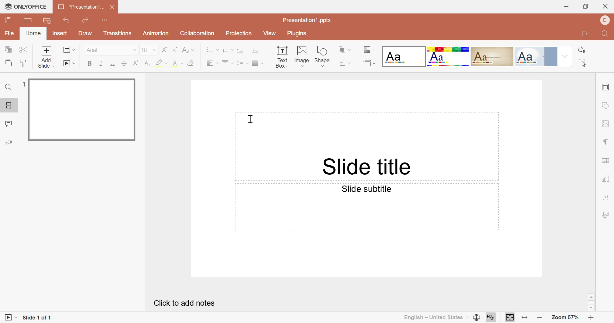 The width and height of the screenshot is (614, 323). What do you see at coordinates (9, 106) in the screenshot?
I see `Slides` at bounding box center [9, 106].